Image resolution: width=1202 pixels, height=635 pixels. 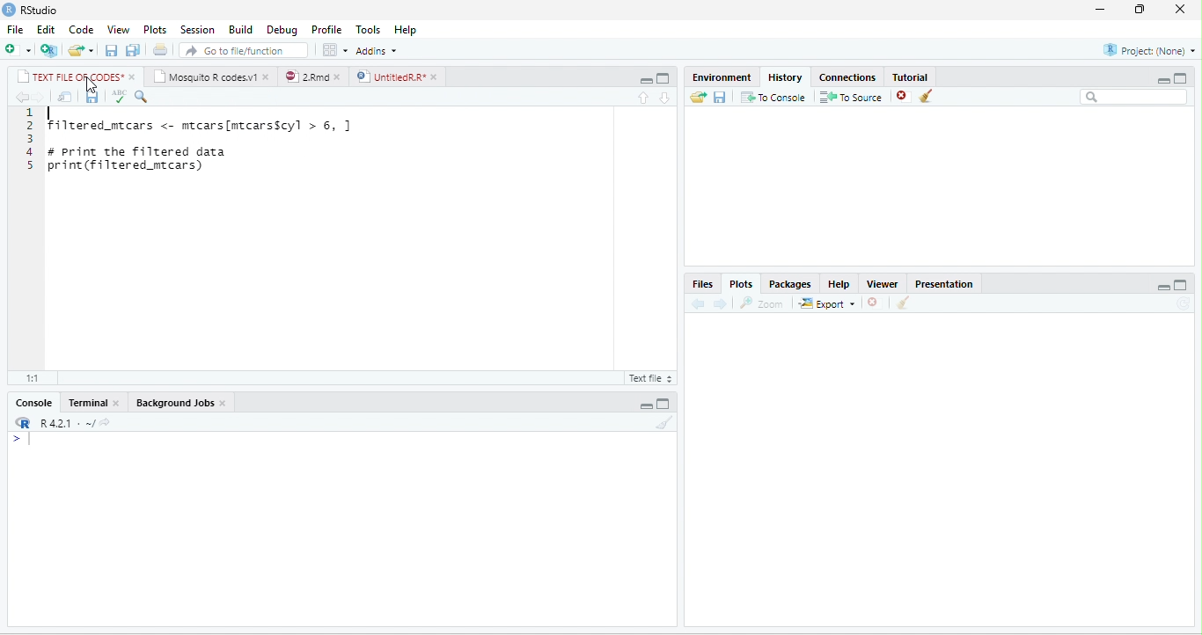 What do you see at coordinates (39, 97) in the screenshot?
I see `forward` at bounding box center [39, 97].